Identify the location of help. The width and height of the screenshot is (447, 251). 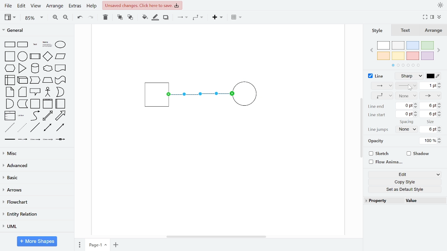
(91, 6).